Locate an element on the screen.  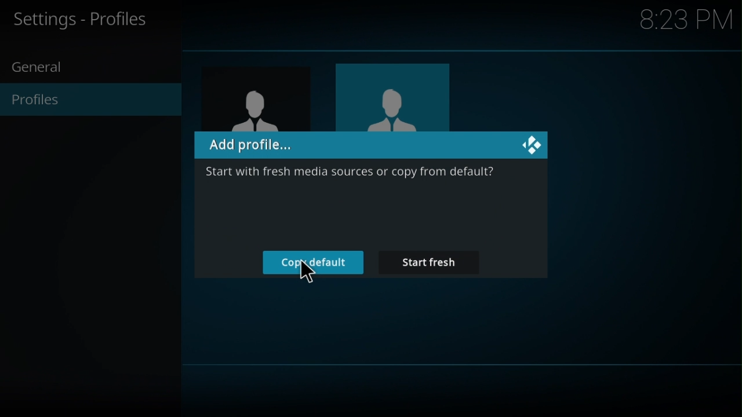
Start fresh is located at coordinates (428, 262).